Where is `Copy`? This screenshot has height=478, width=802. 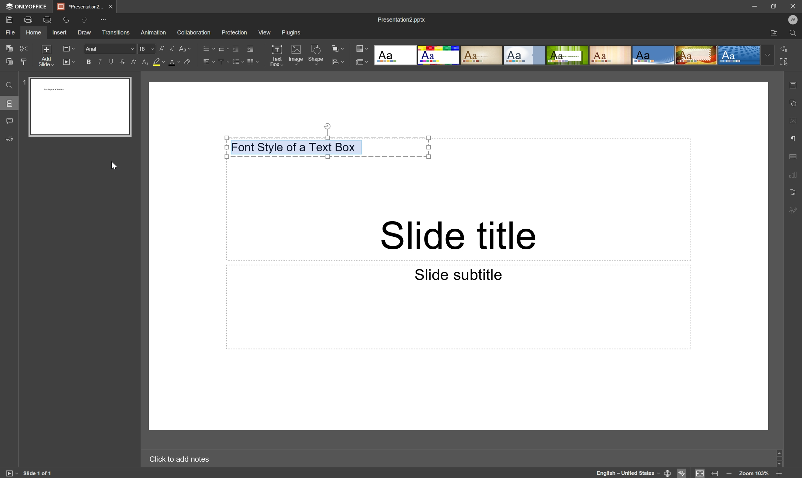 Copy is located at coordinates (10, 48).